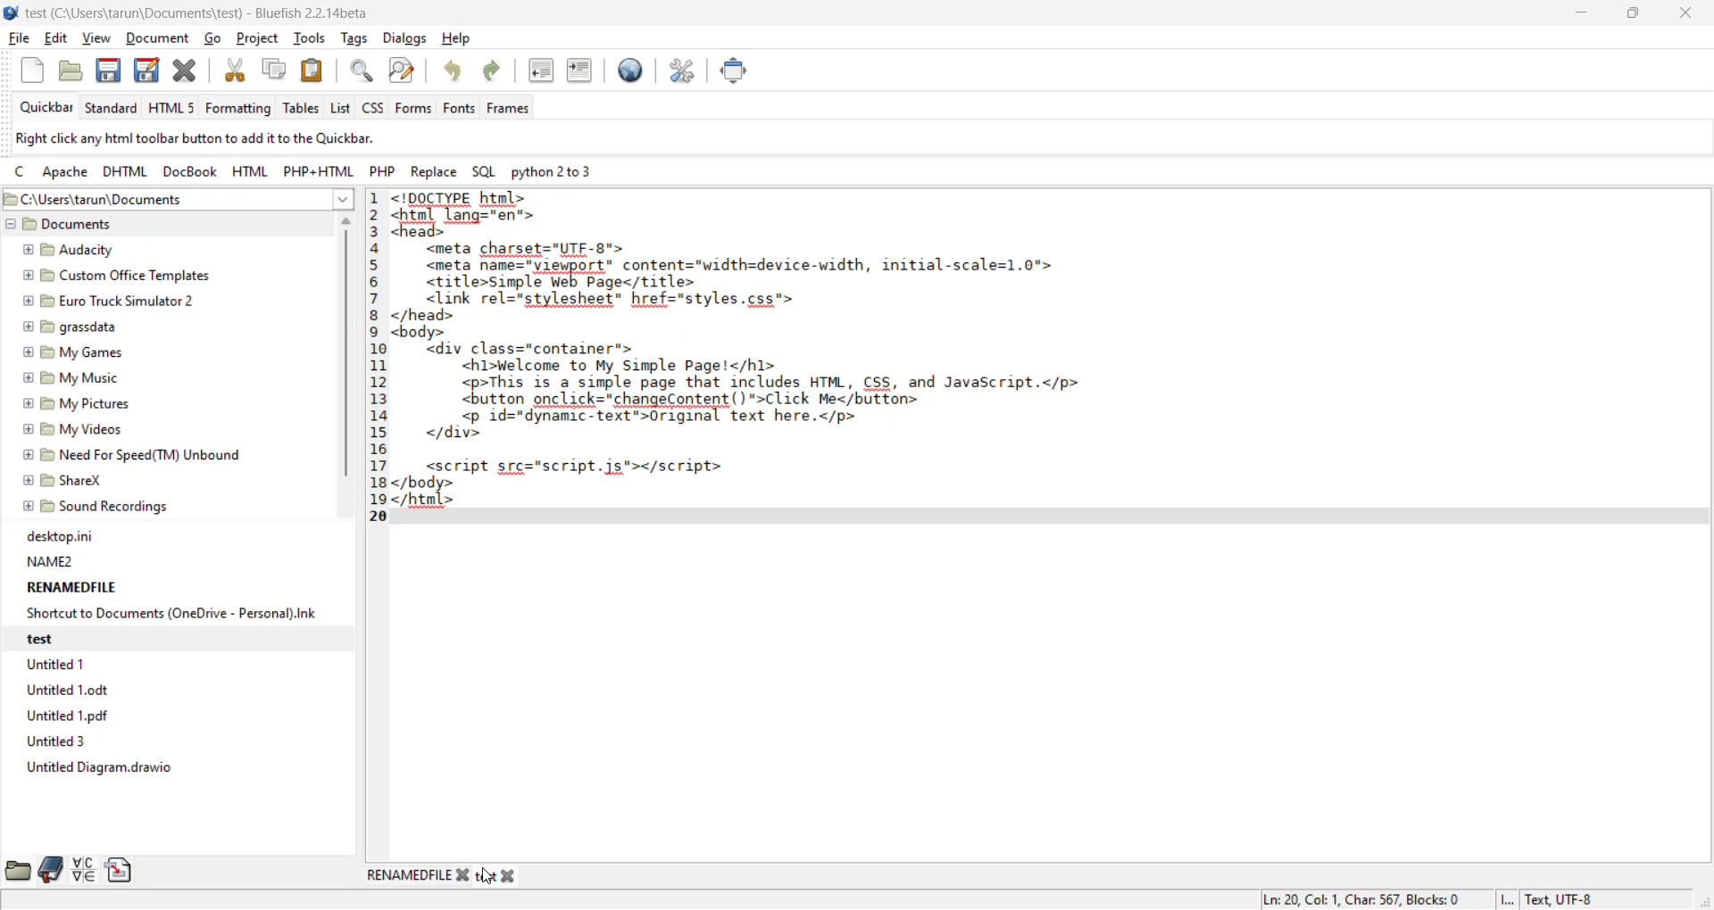 Image resolution: width=1714 pixels, height=910 pixels. I want to click on forms, so click(415, 109).